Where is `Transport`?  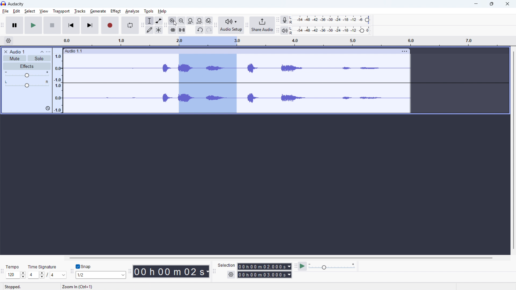 Transport is located at coordinates (61, 11).